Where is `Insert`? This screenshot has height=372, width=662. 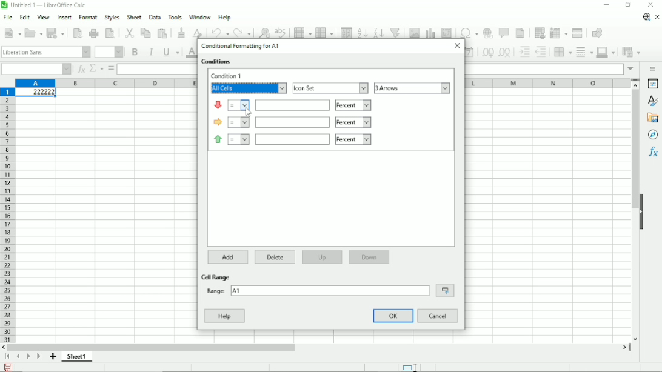
Insert is located at coordinates (63, 18).